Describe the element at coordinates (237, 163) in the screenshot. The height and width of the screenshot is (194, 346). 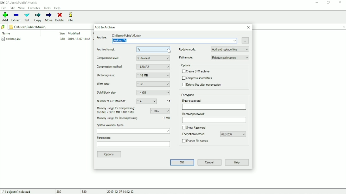
I see `Help` at that location.